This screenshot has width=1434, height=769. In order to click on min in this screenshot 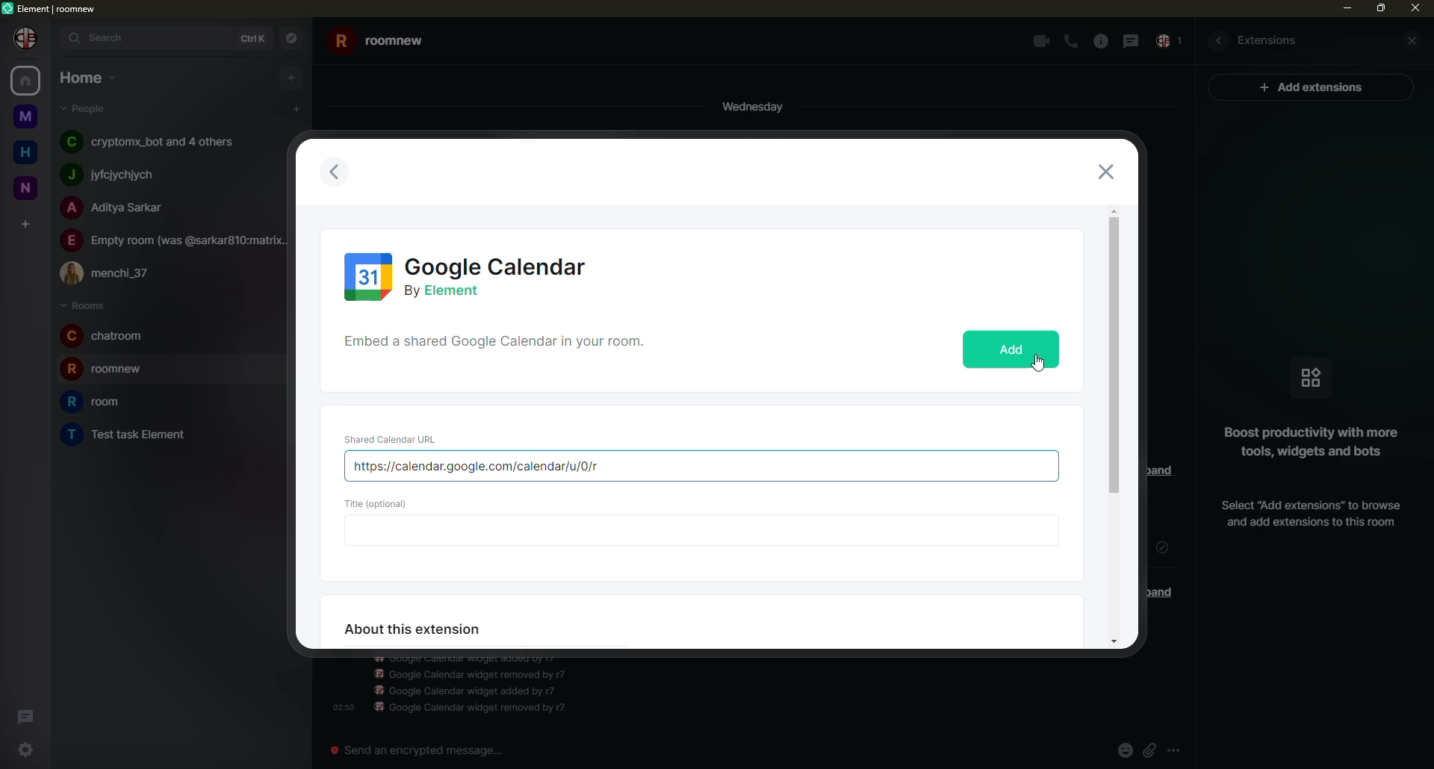, I will do `click(1342, 8)`.